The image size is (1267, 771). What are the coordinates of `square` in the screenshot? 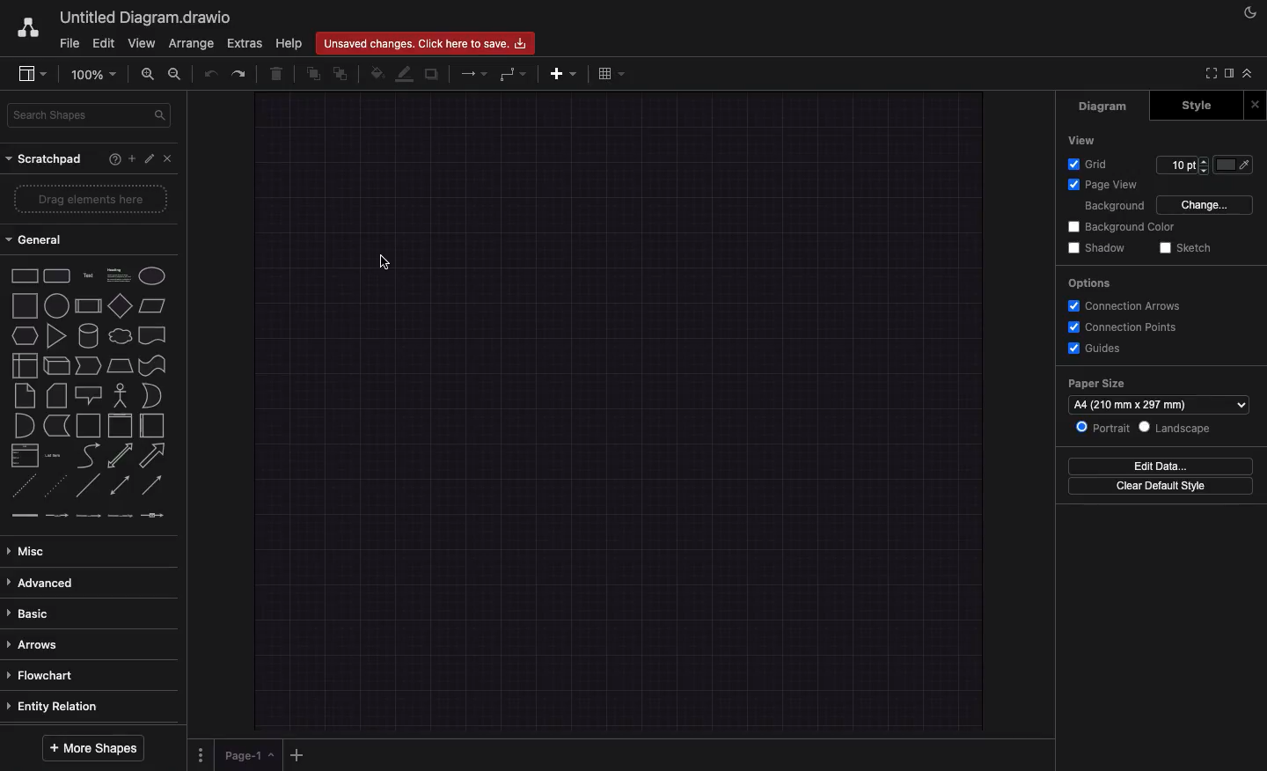 It's located at (24, 306).